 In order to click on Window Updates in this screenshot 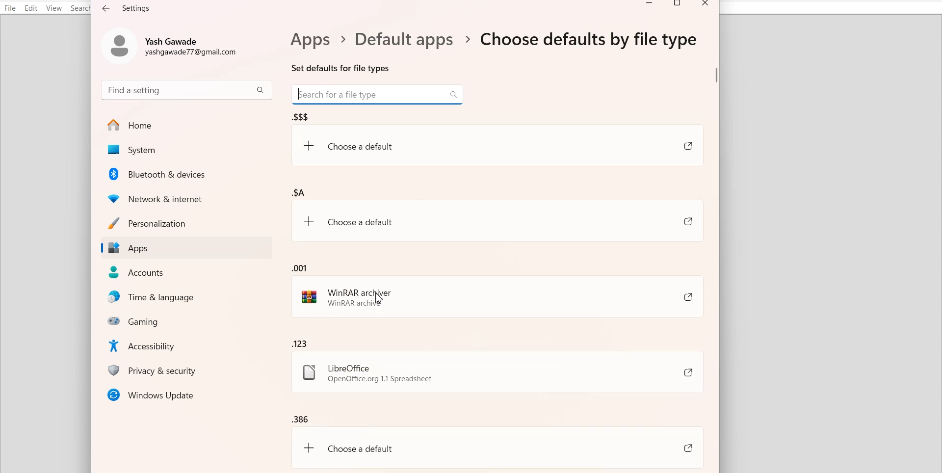, I will do `click(186, 394)`.